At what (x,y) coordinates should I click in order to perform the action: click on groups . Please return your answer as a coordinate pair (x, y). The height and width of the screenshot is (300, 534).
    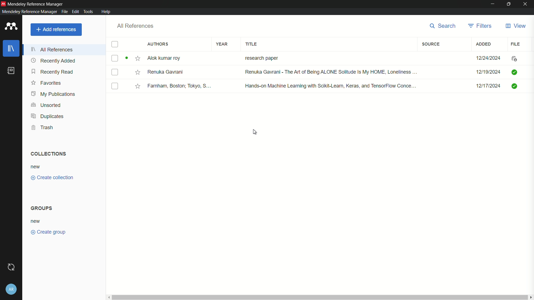
    Looking at the image, I should click on (45, 207).